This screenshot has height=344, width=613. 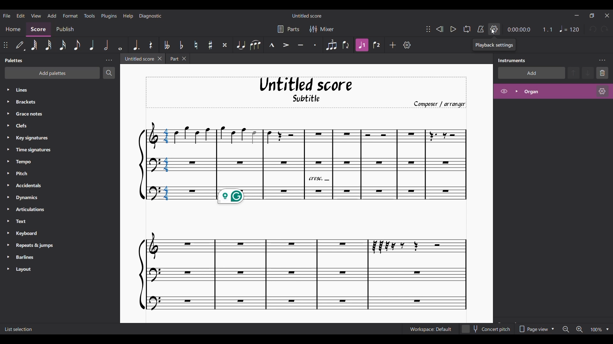 I want to click on Play, so click(x=453, y=29).